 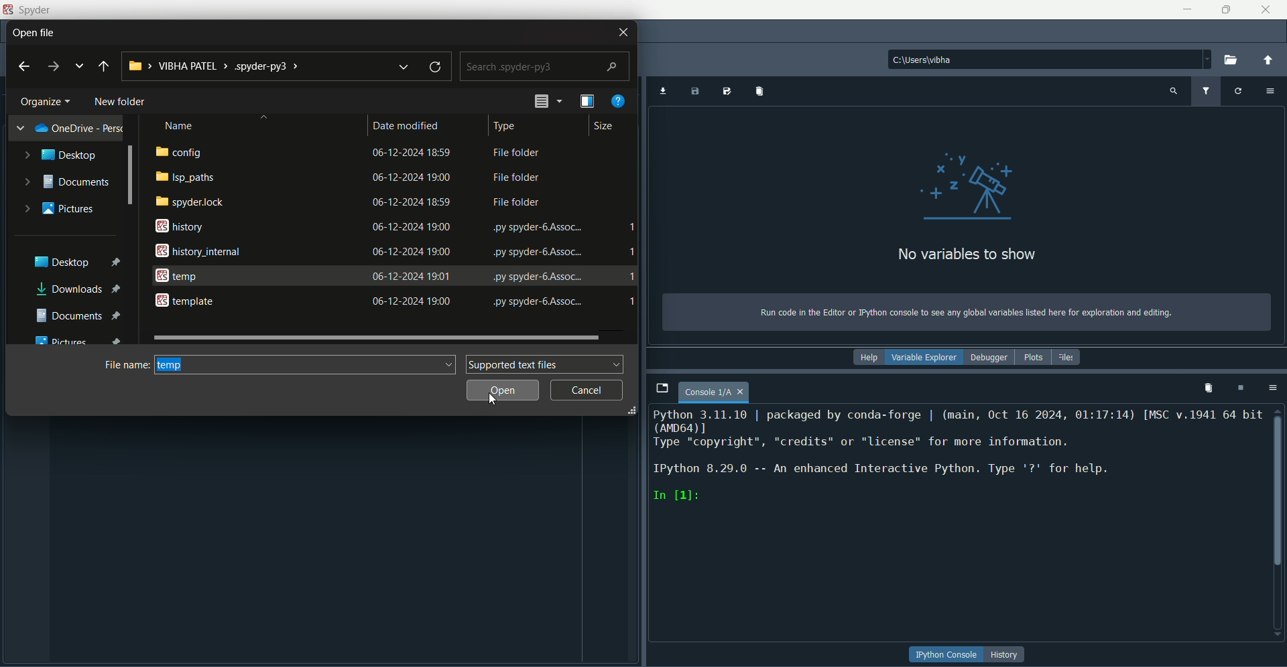 What do you see at coordinates (548, 100) in the screenshot?
I see `preview pane` at bounding box center [548, 100].